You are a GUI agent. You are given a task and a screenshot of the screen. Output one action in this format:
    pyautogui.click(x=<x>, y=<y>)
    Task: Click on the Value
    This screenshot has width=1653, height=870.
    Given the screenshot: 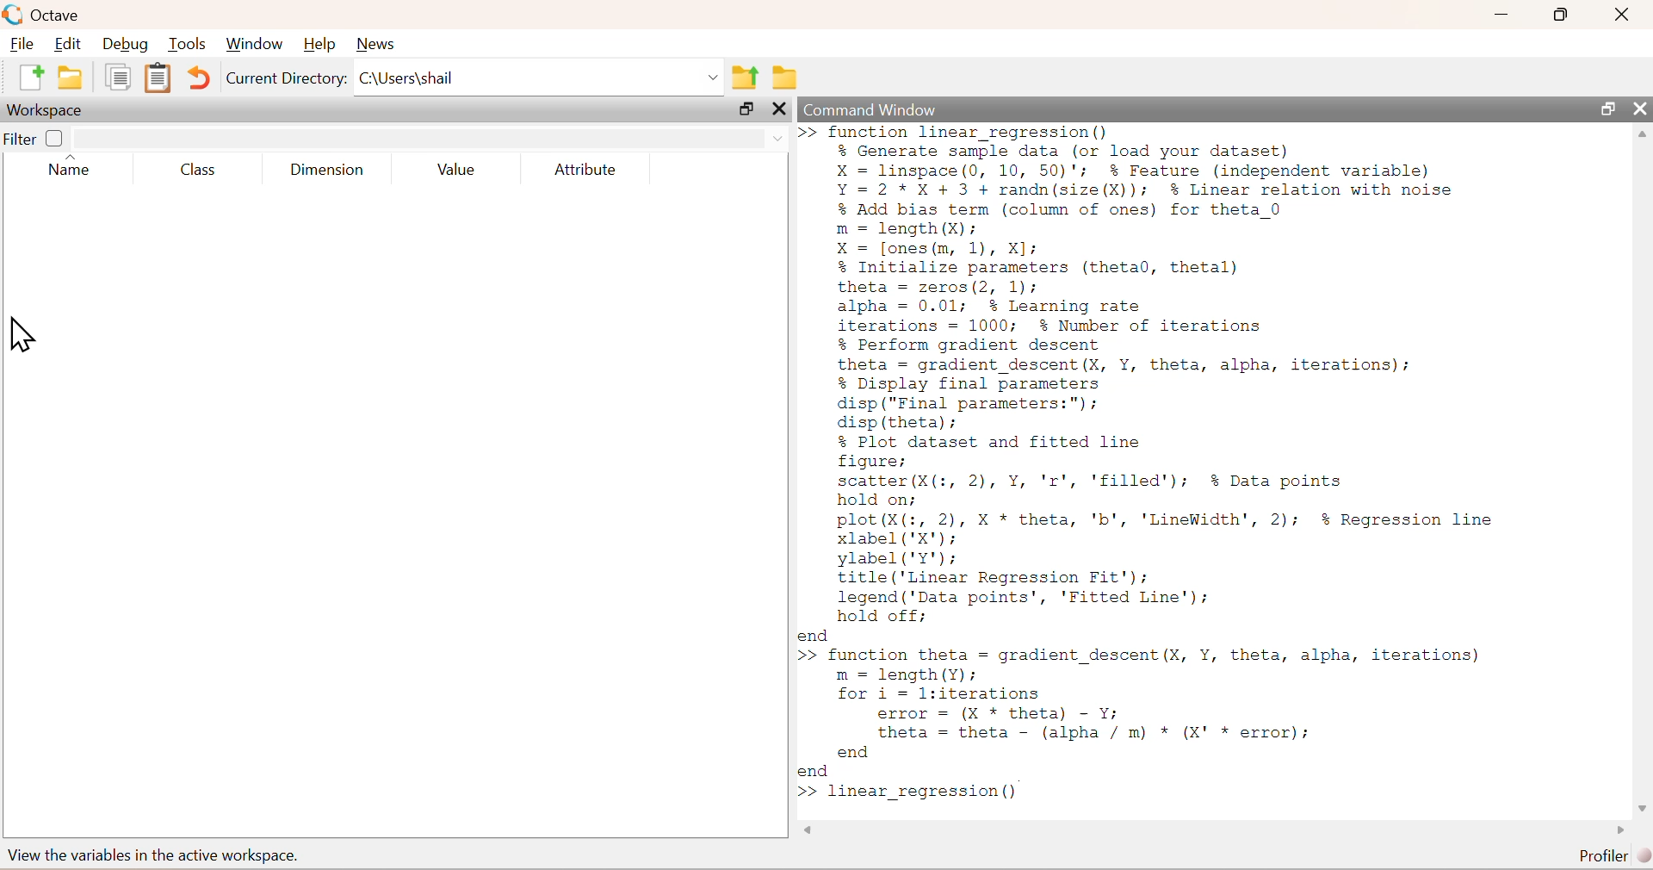 What is the action you would take?
    pyautogui.click(x=457, y=170)
    